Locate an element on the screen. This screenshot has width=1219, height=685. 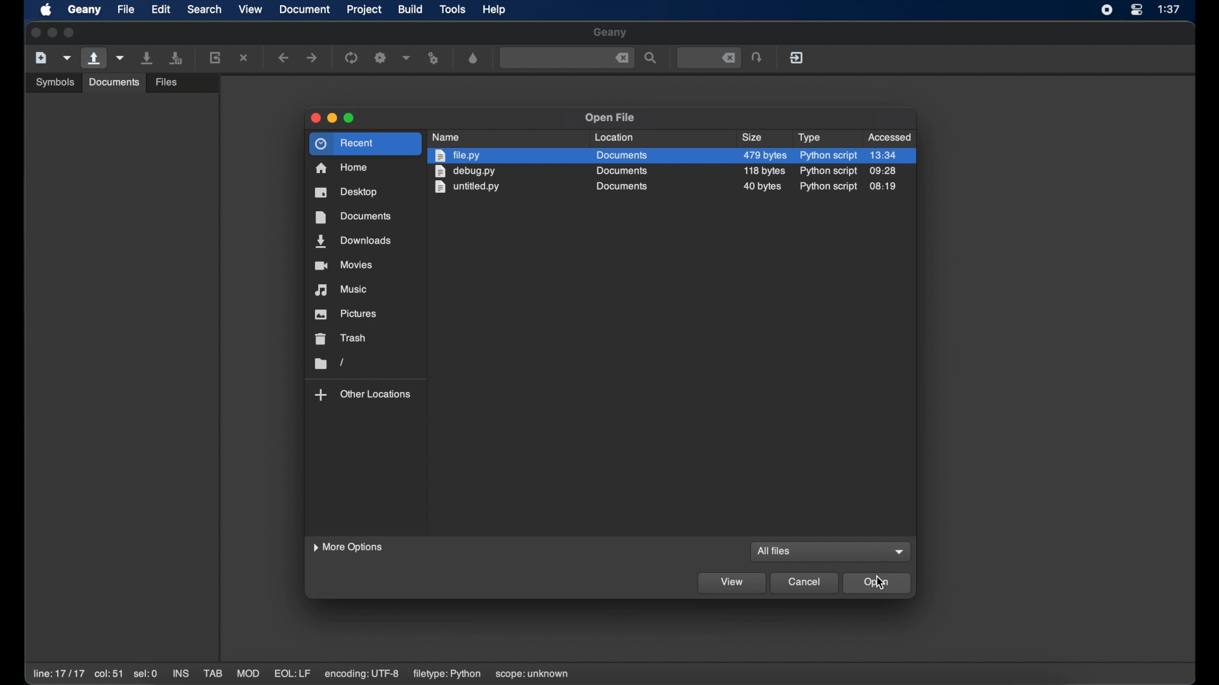
movies is located at coordinates (343, 265).